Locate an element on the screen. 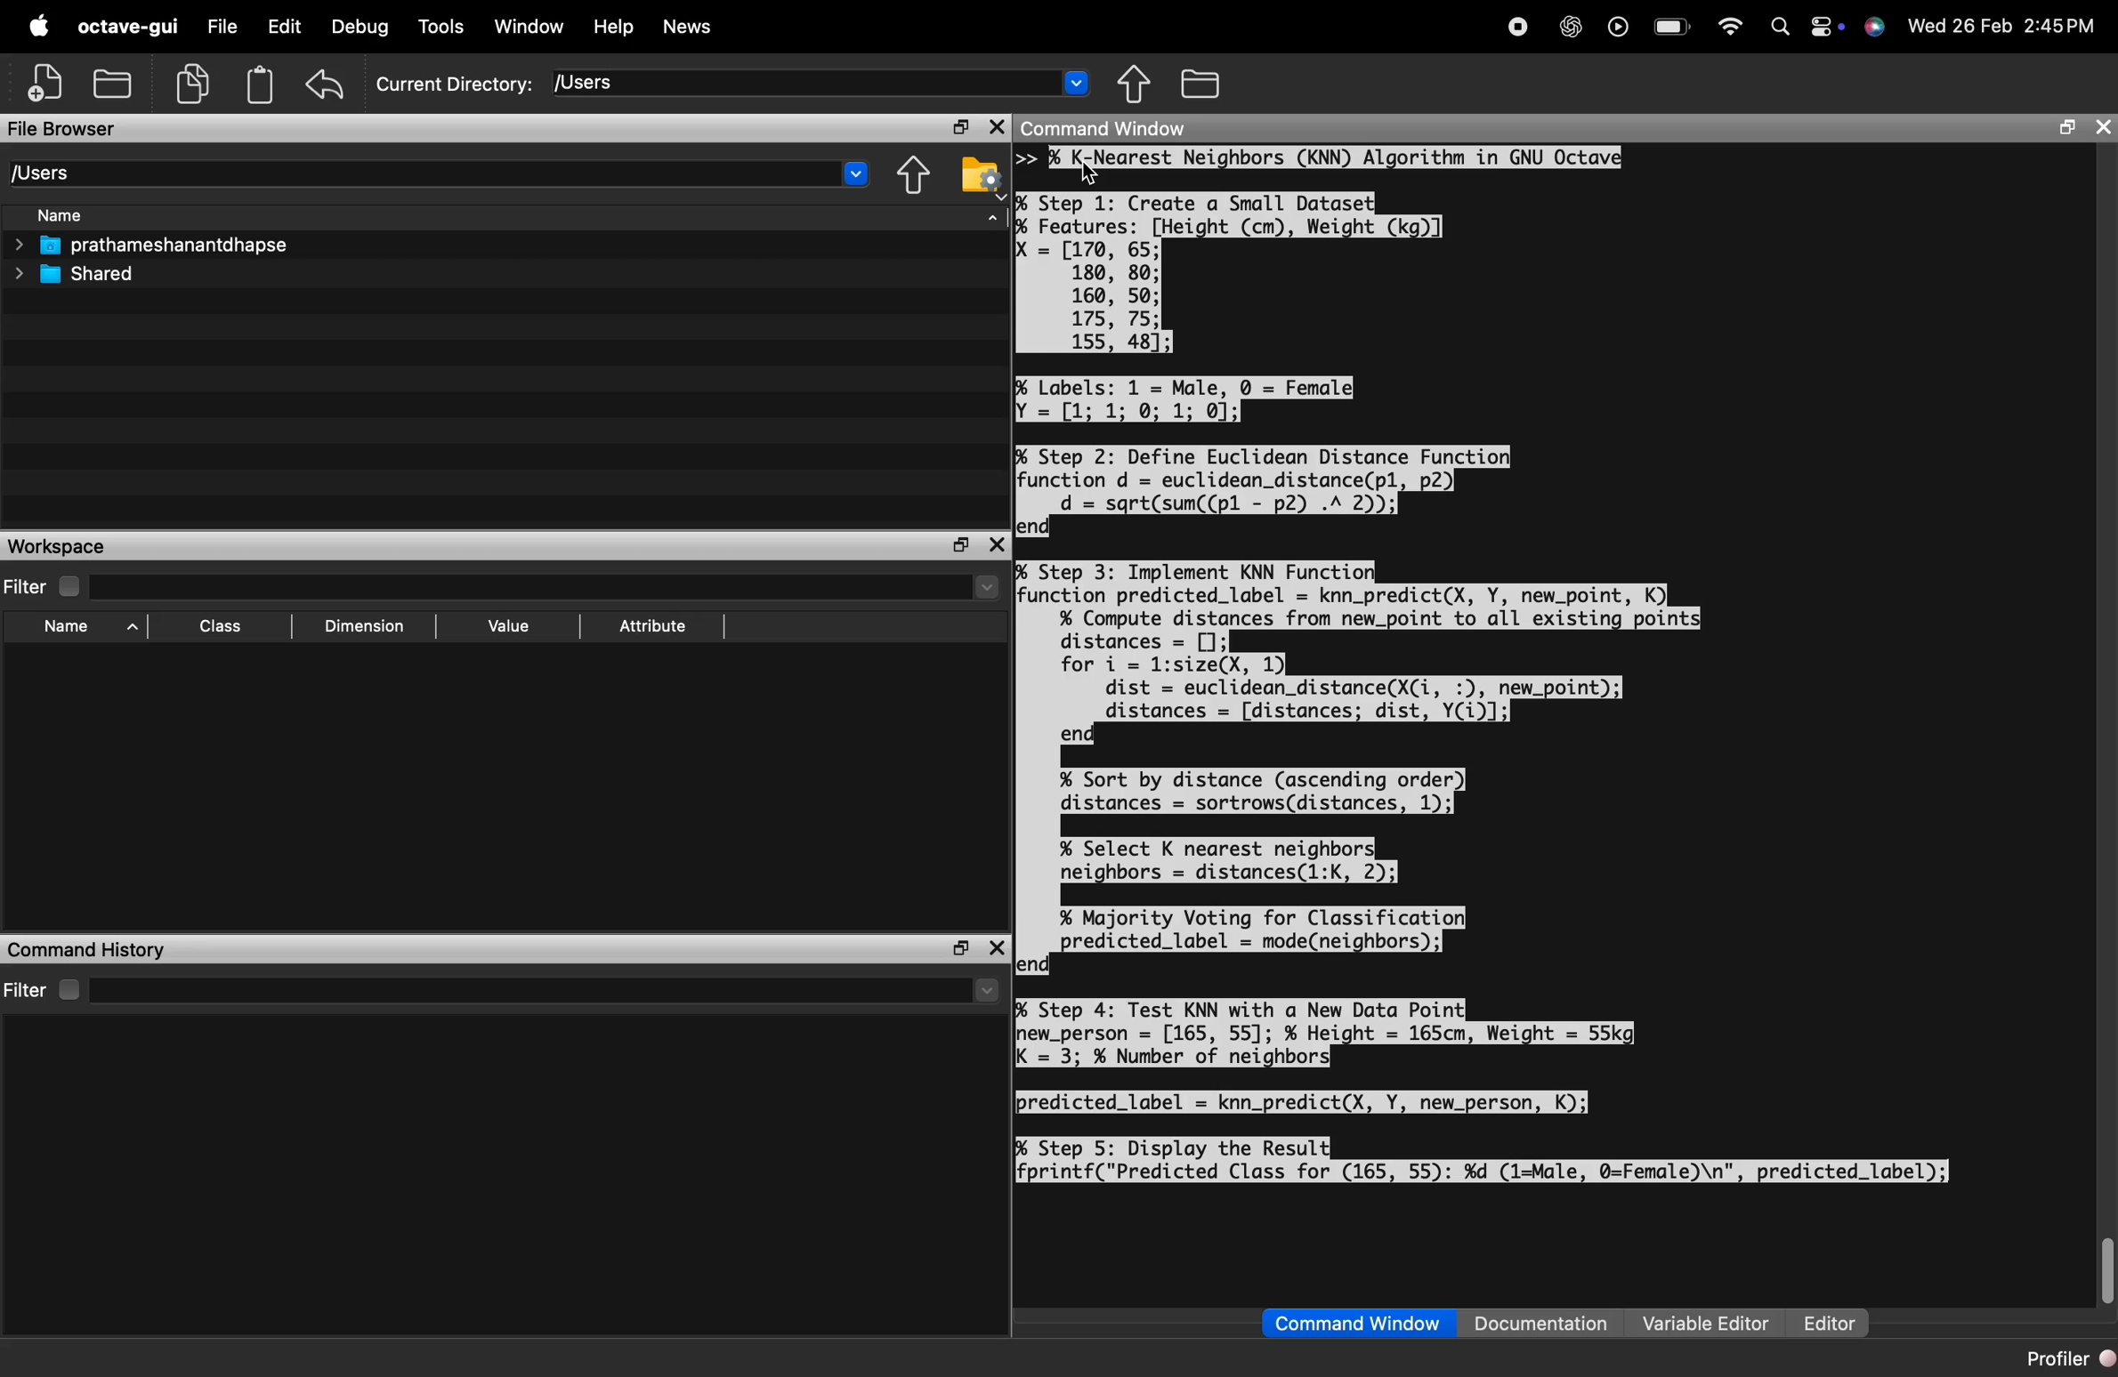  settings is located at coordinates (1823, 22).